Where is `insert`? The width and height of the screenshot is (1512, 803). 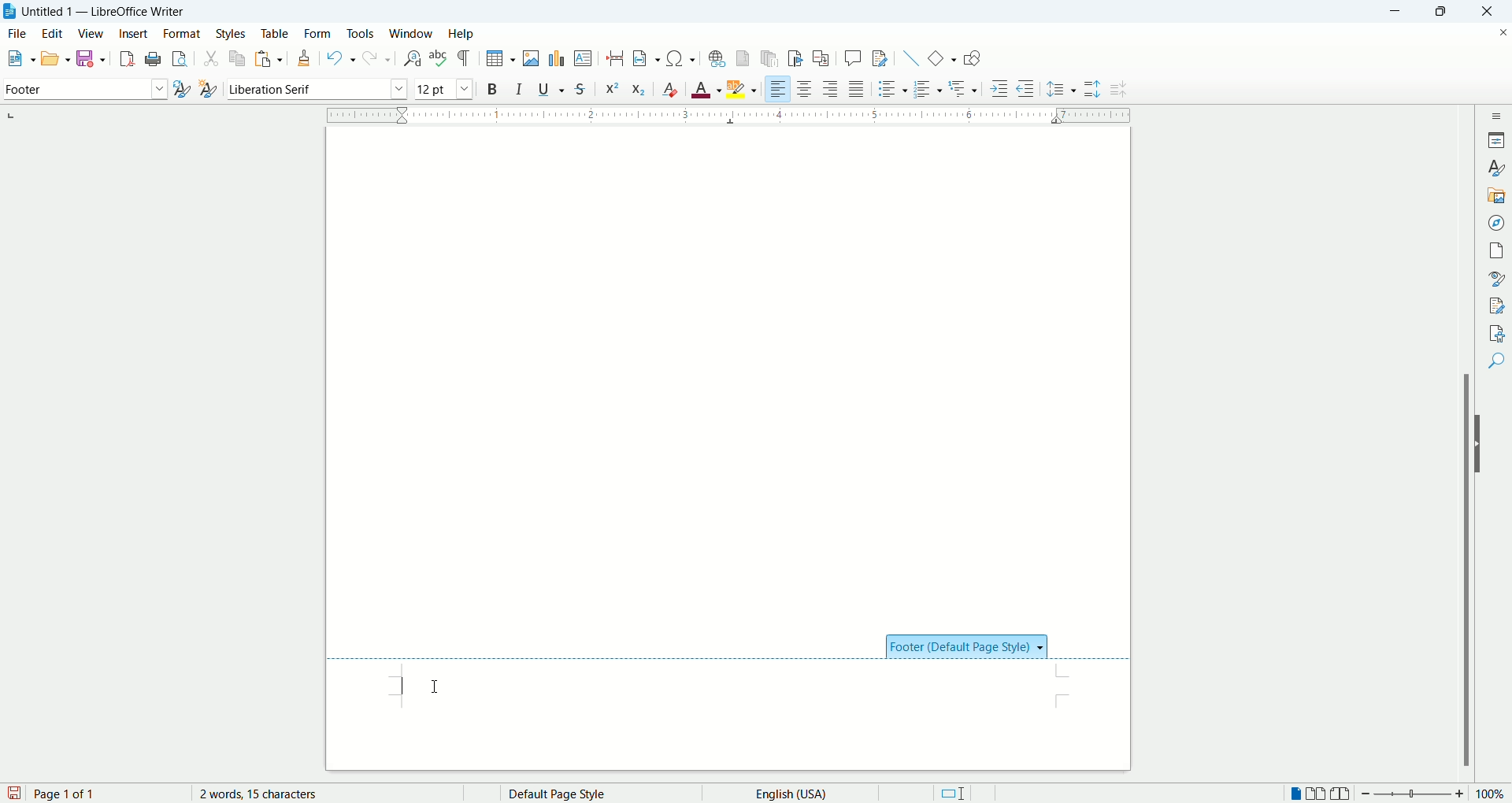
insert is located at coordinates (133, 33).